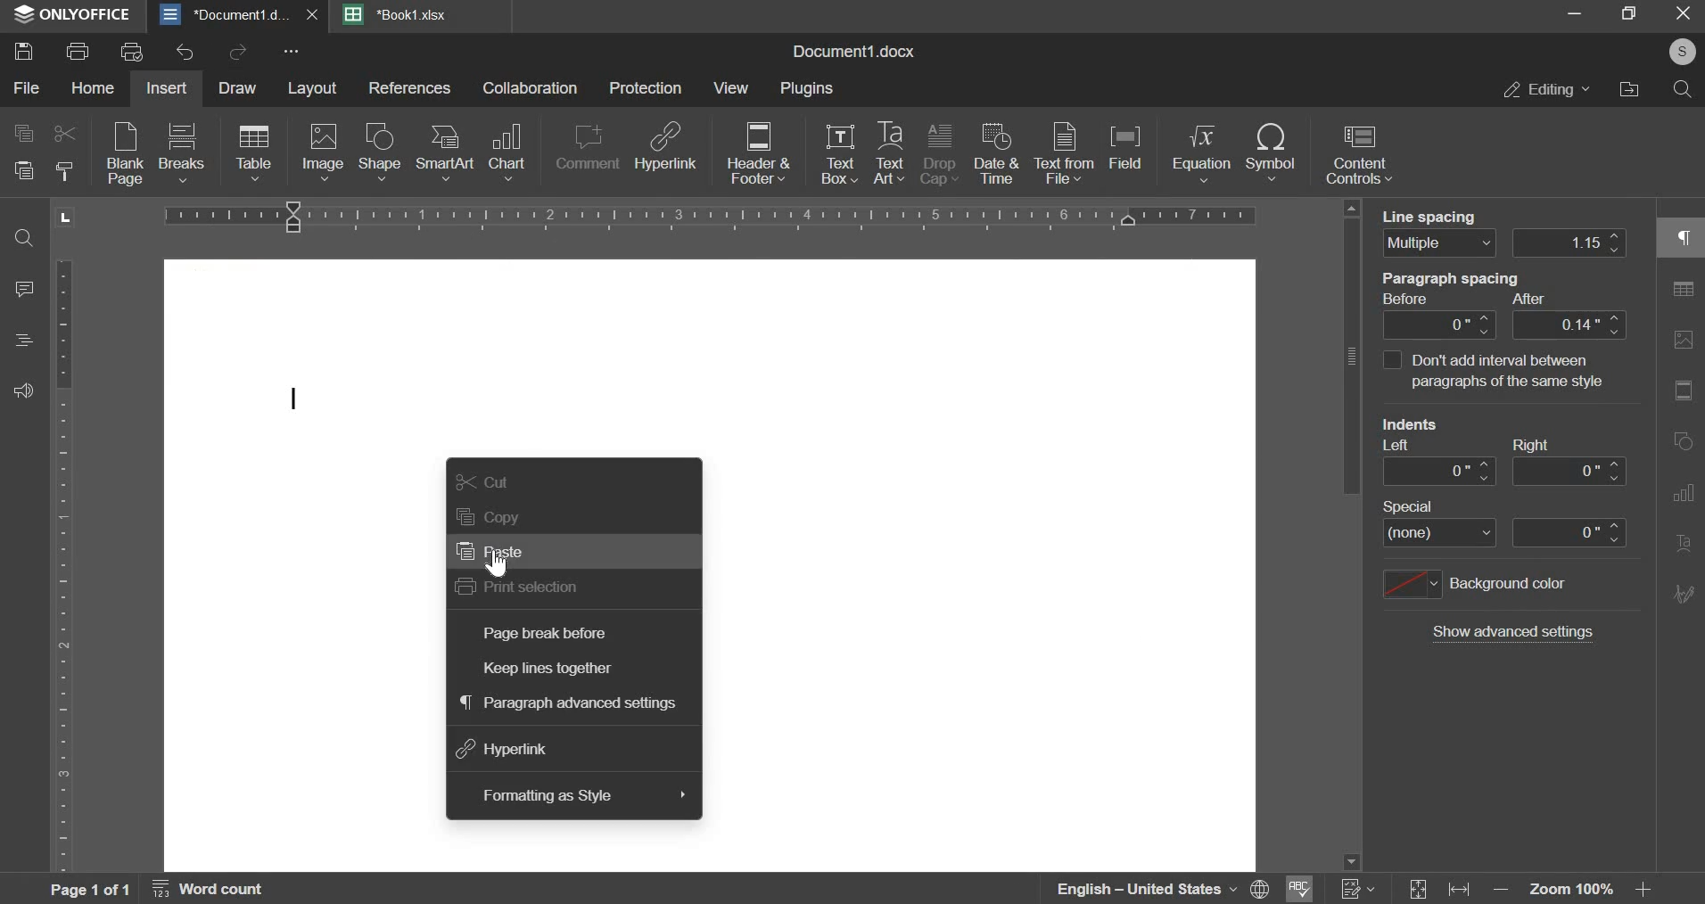 This screenshot has width=1705, height=904. What do you see at coordinates (21, 341) in the screenshot?
I see `headings` at bounding box center [21, 341].